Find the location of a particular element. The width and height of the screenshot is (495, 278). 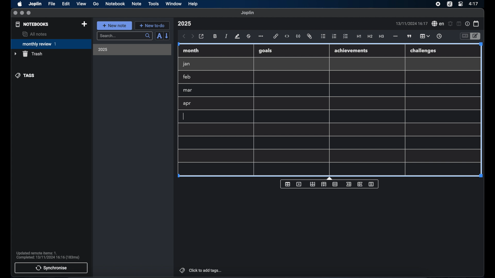

spel check is located at coordinates (438, 24).